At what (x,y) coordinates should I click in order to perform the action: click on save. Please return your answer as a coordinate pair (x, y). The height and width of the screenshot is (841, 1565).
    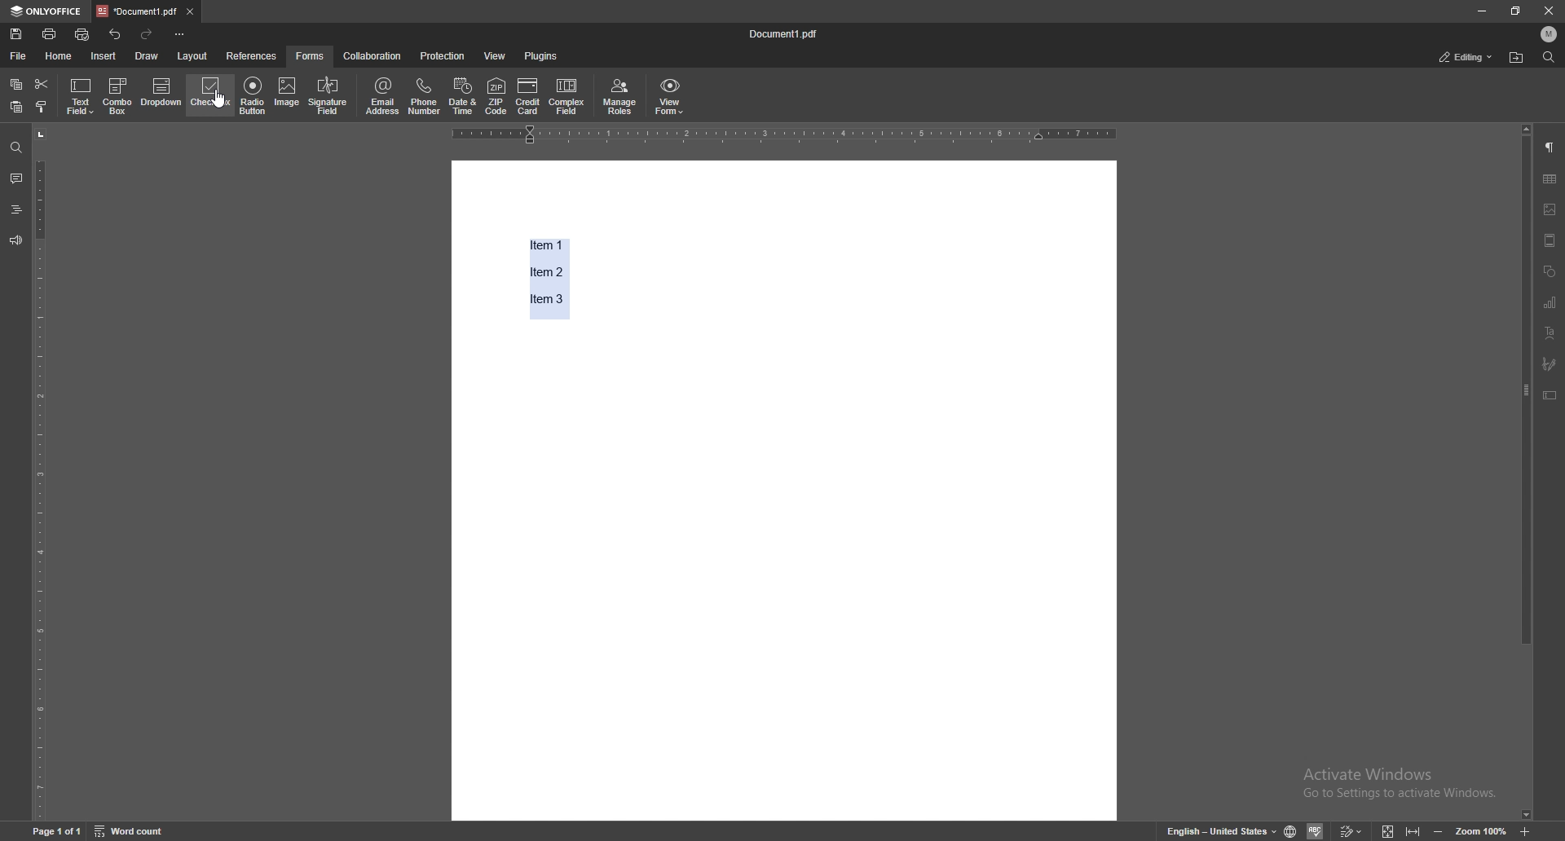
    Looking at the image, I should click on (16, 34).